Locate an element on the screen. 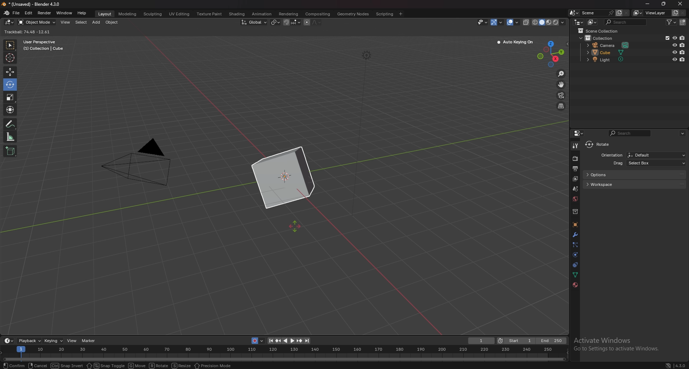  scene collection is located at coordinates (600, 31).